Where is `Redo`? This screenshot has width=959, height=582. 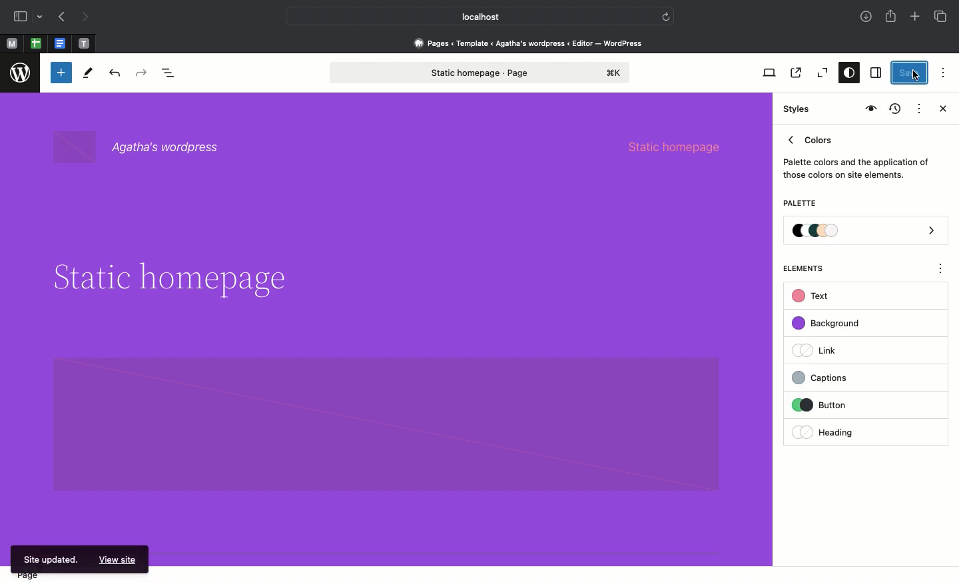
Redo is located at coordinates (143, 73).